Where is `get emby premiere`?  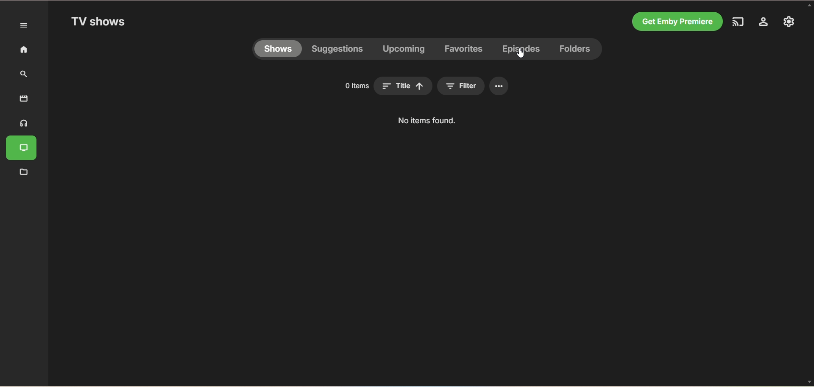 get emby premiere is located at coordinates (678, 21).